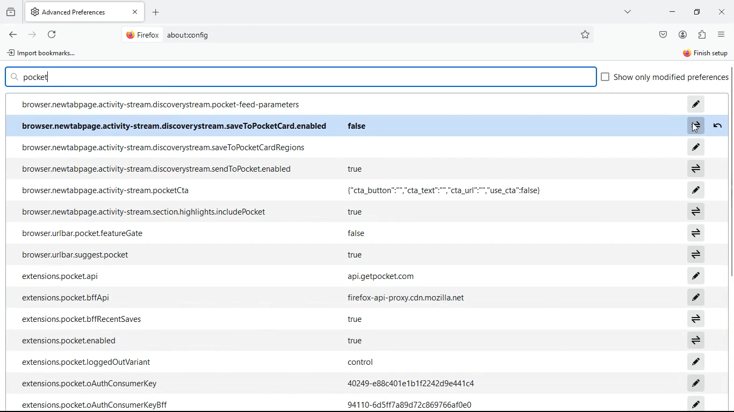  Describe the element at coordinates (696, 127) in the screenshot. I see `Cursor` at that location.